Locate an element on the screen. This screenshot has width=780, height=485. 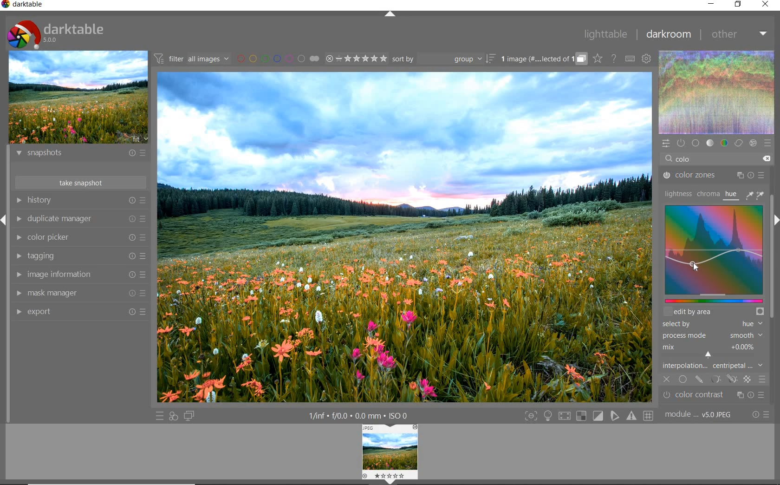
expand/collapse is located at coordinates (391, 14).